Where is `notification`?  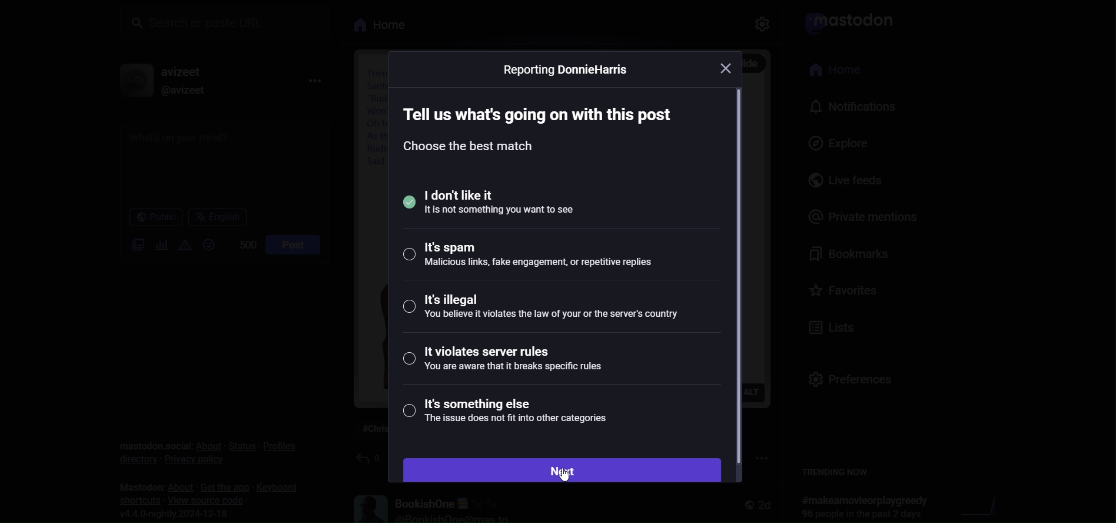 notification is located at coordinates (848, 107).